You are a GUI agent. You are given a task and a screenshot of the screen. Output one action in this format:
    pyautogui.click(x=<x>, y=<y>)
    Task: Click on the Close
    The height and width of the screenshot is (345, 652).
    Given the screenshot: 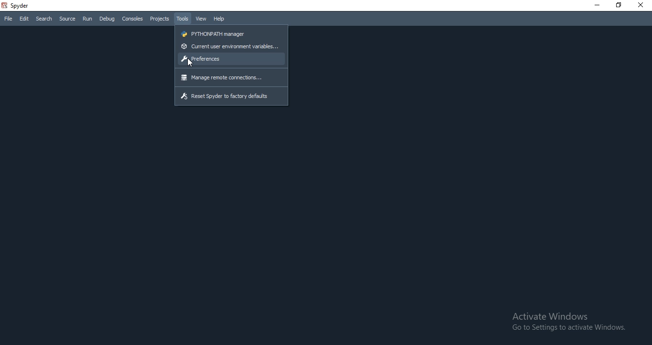 What is the action you would take?
    pyautogui.click(x=642, y=5)
    